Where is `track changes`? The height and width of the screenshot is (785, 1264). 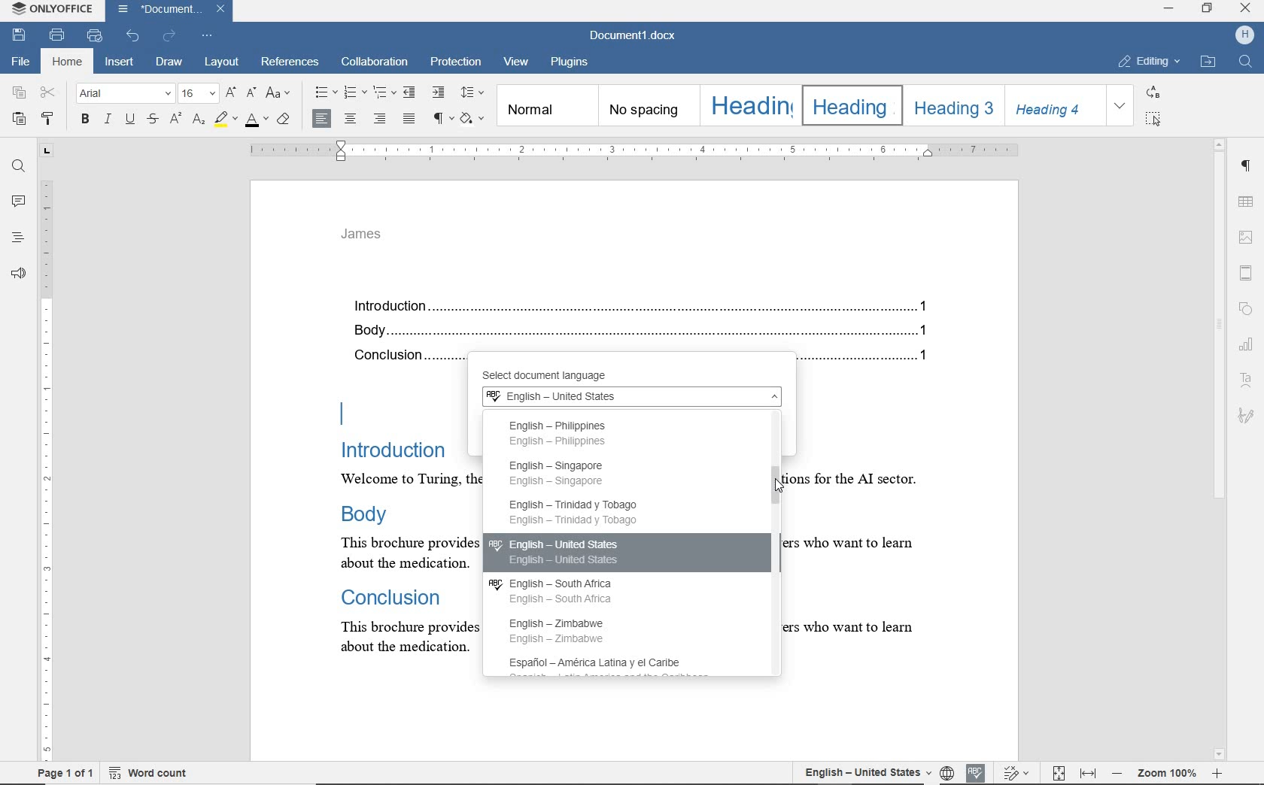
track changes is located at coordinates (1017, 773).